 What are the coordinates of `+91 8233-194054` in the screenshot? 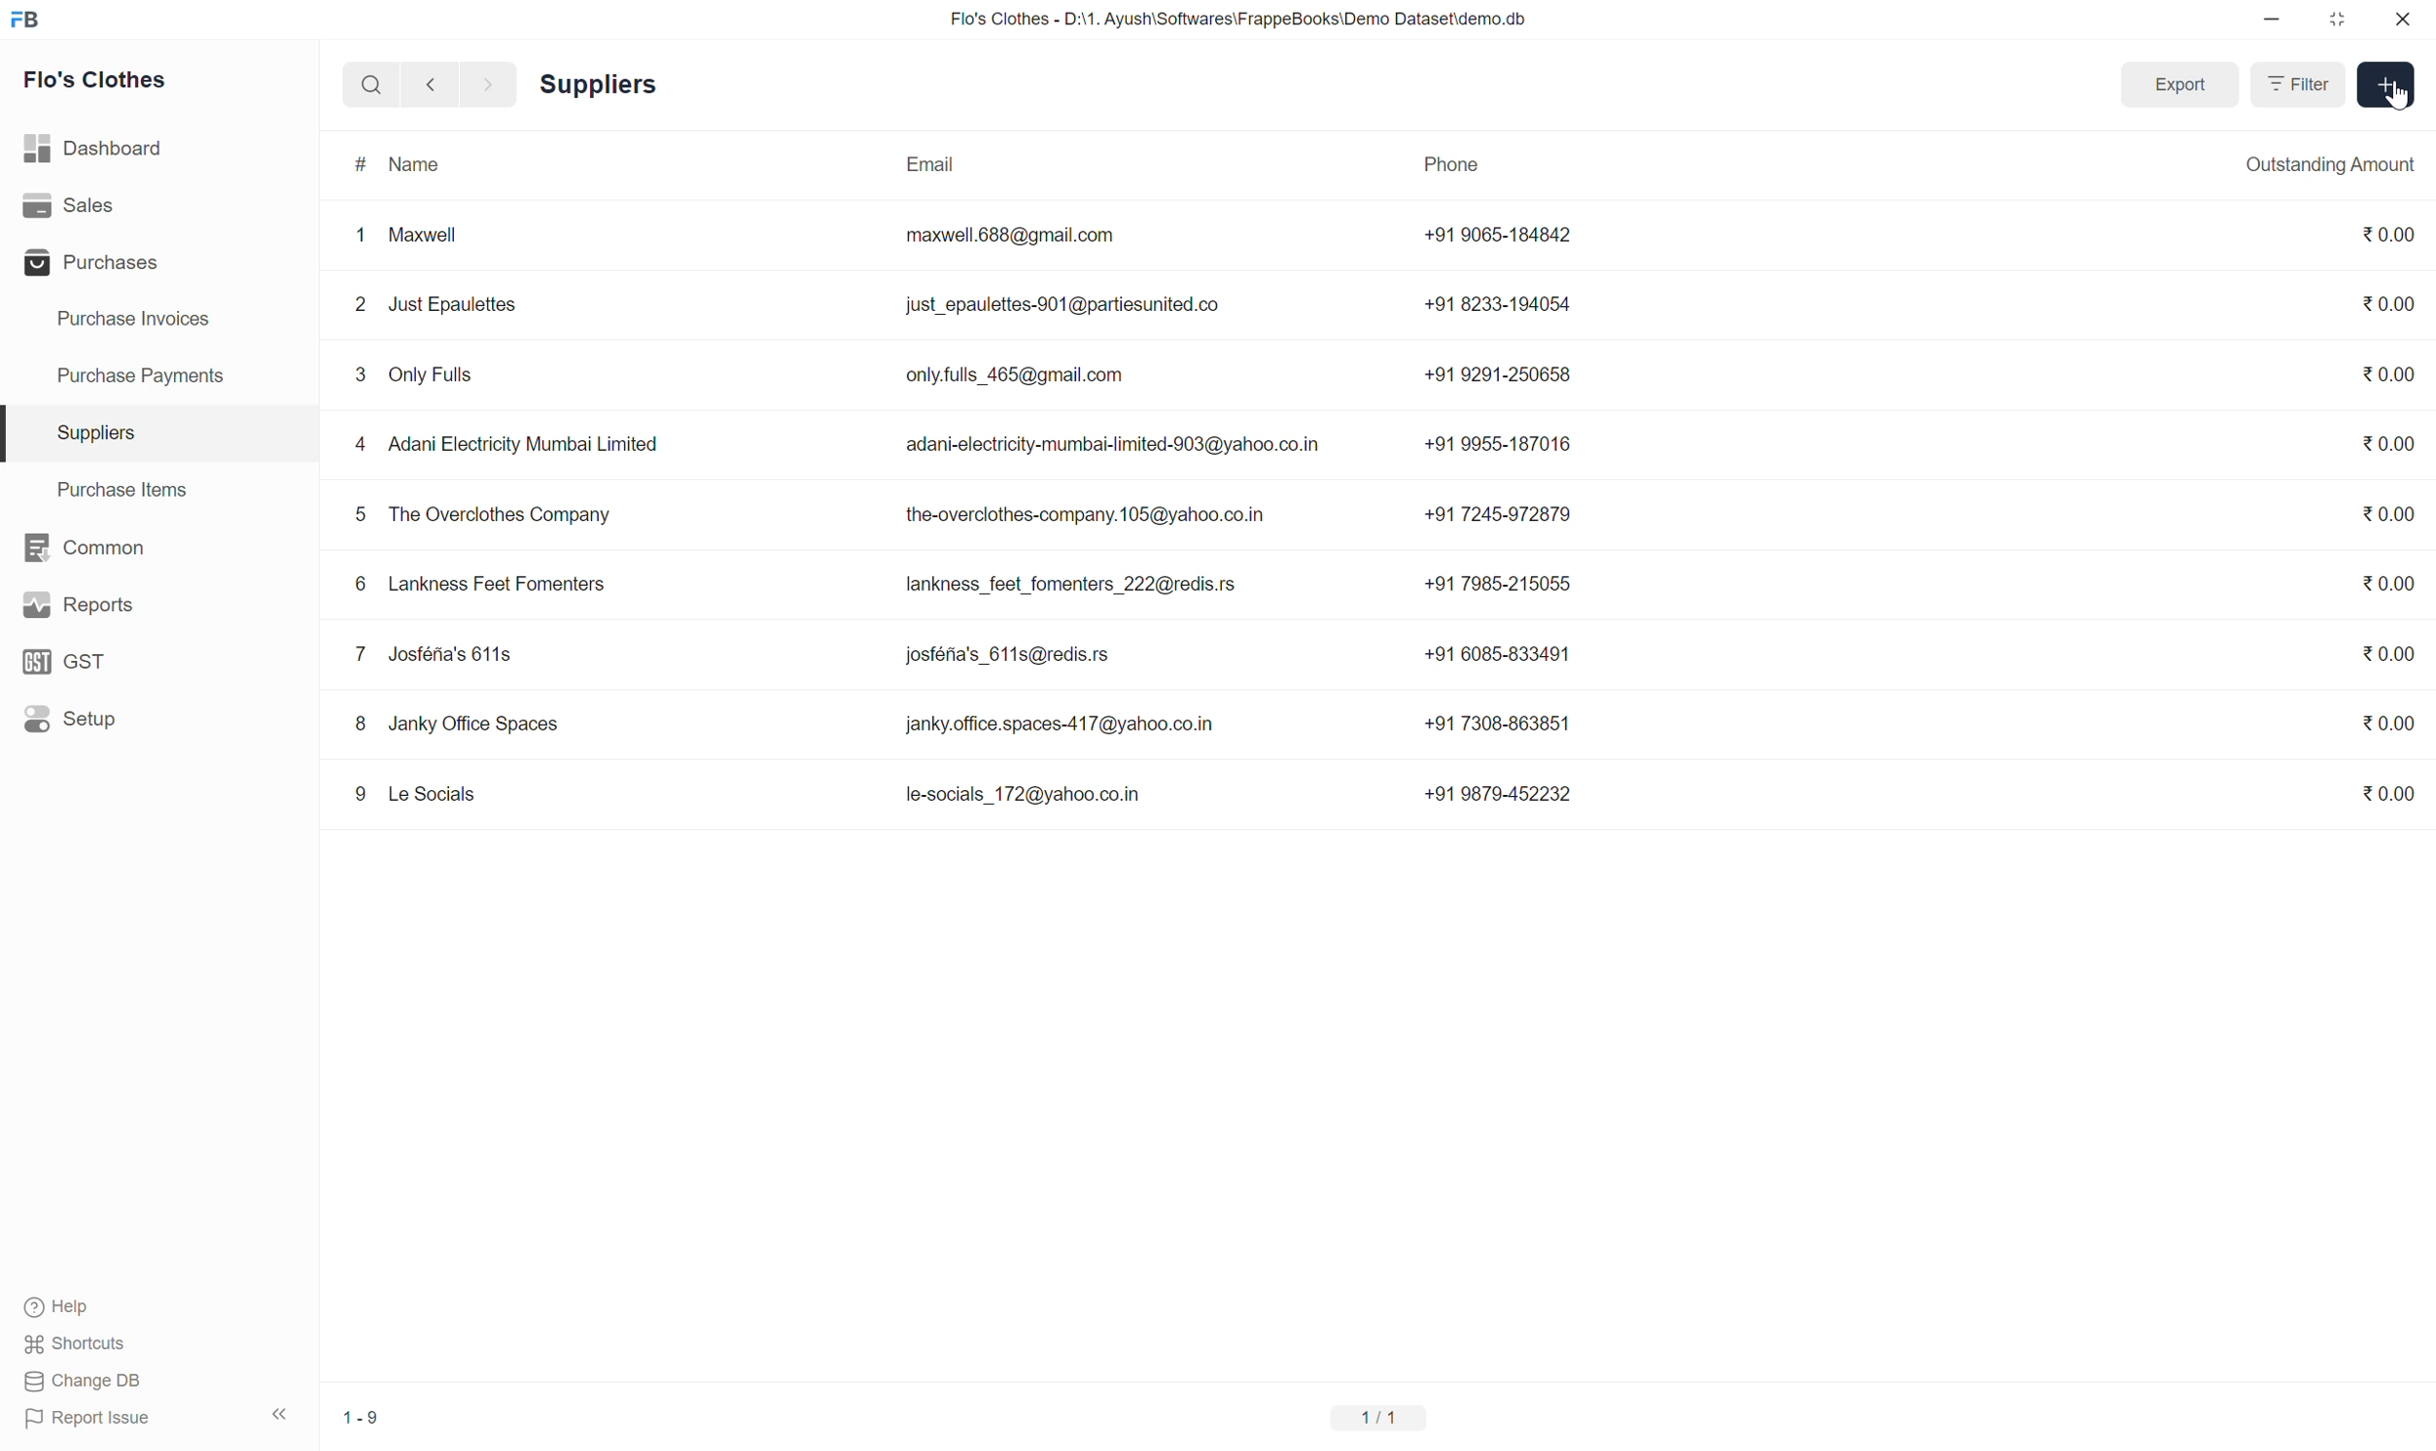 It's located at (1499, 304).